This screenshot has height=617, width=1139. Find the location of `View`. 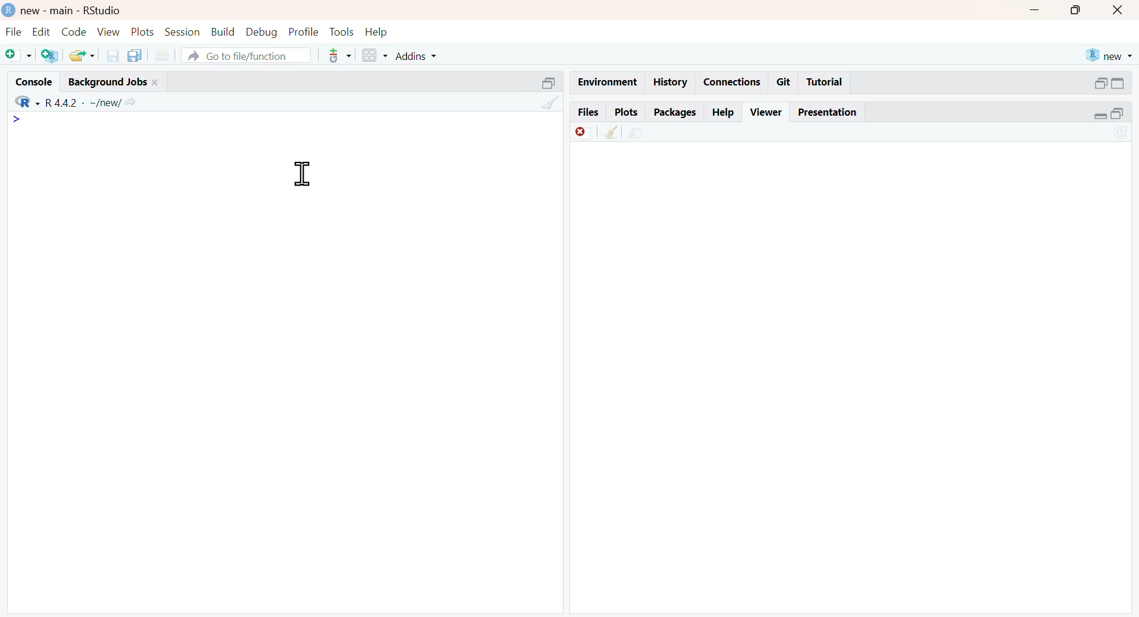

View is located at coordinates (108, 31).